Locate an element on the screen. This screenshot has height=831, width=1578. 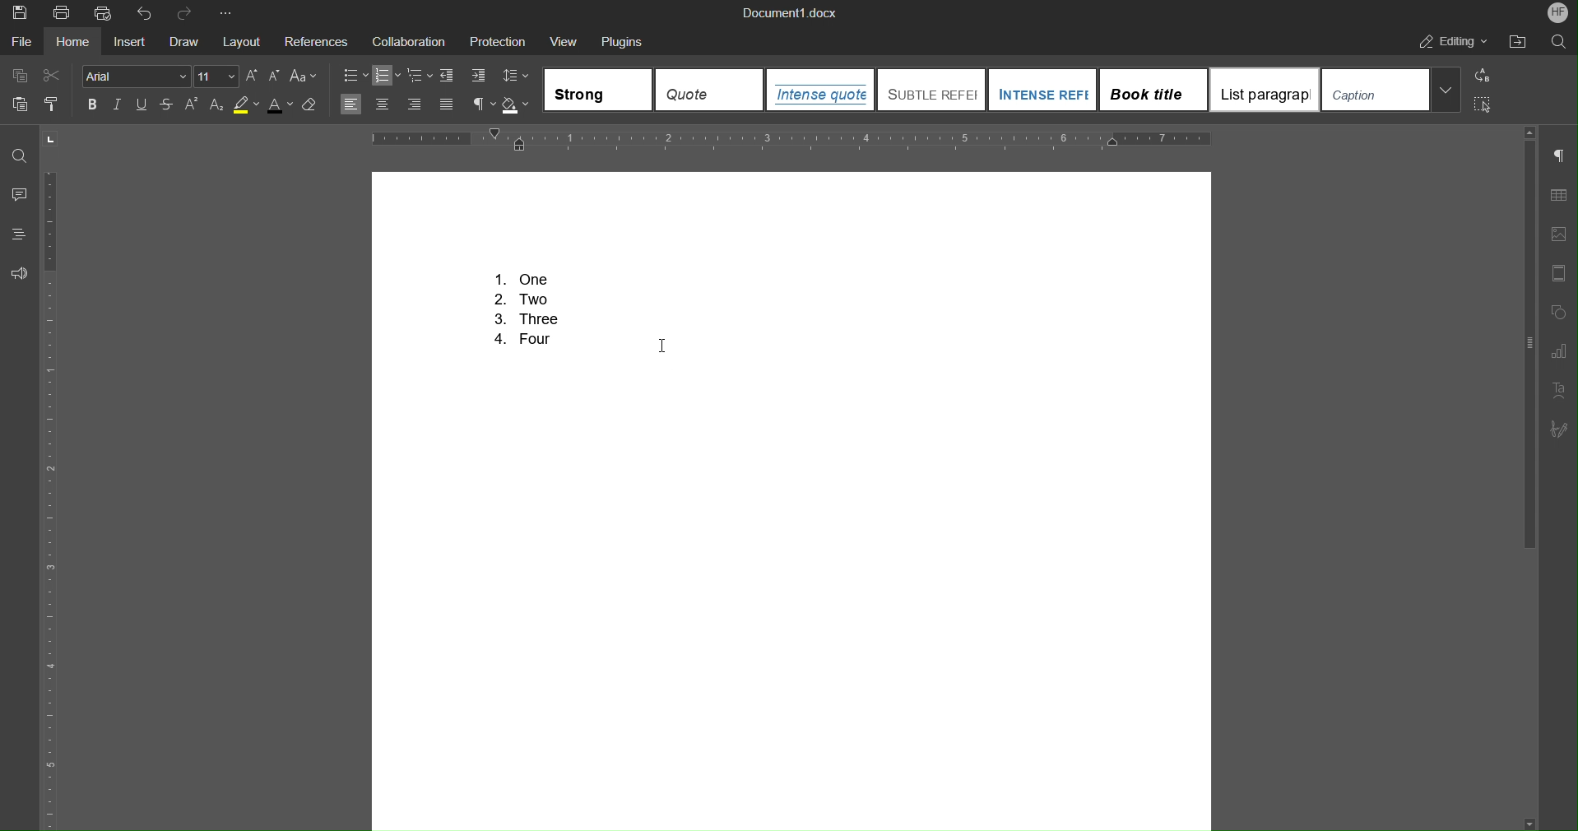
Redo is located at coordinates (185, 12).